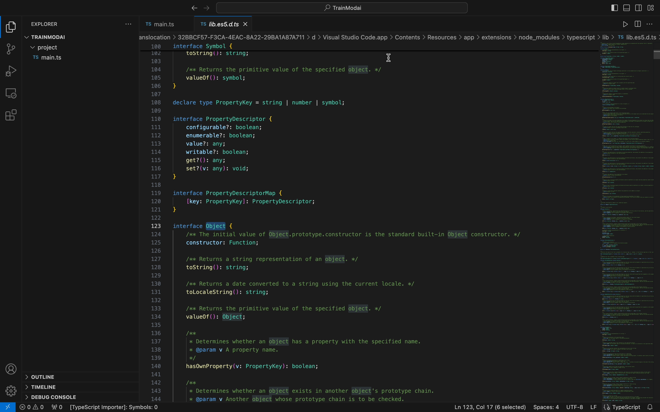 This screenshot has height=412, width=660. Describe the element at coordinates (623, 23) in the screenshot. I see `code runner` at that location.